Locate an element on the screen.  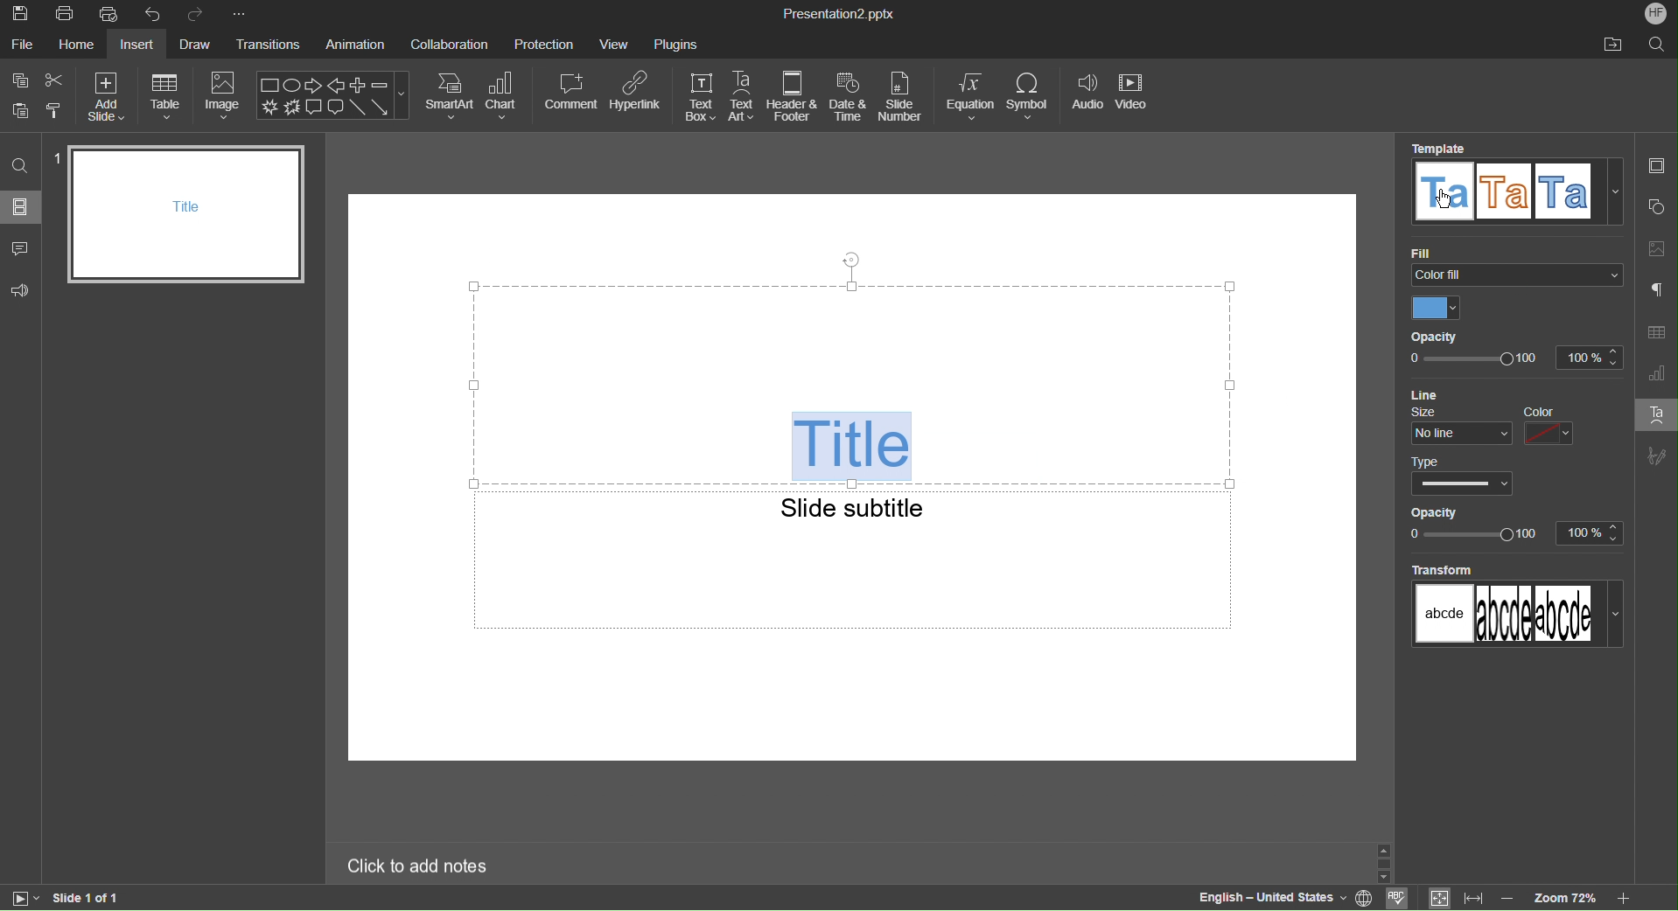
Open File Location is located at coordinates (1611, 46).